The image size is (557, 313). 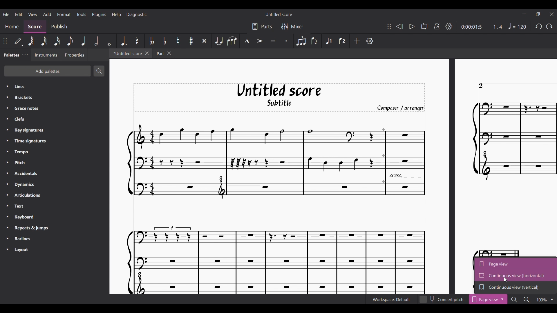 I want to click on Customize toolbar, so click(x=370, y=41).